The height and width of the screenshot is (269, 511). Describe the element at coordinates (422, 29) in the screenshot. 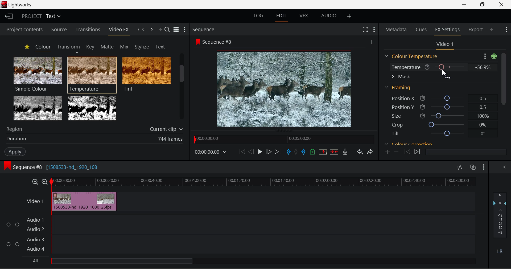

I see `Cues` at that location.